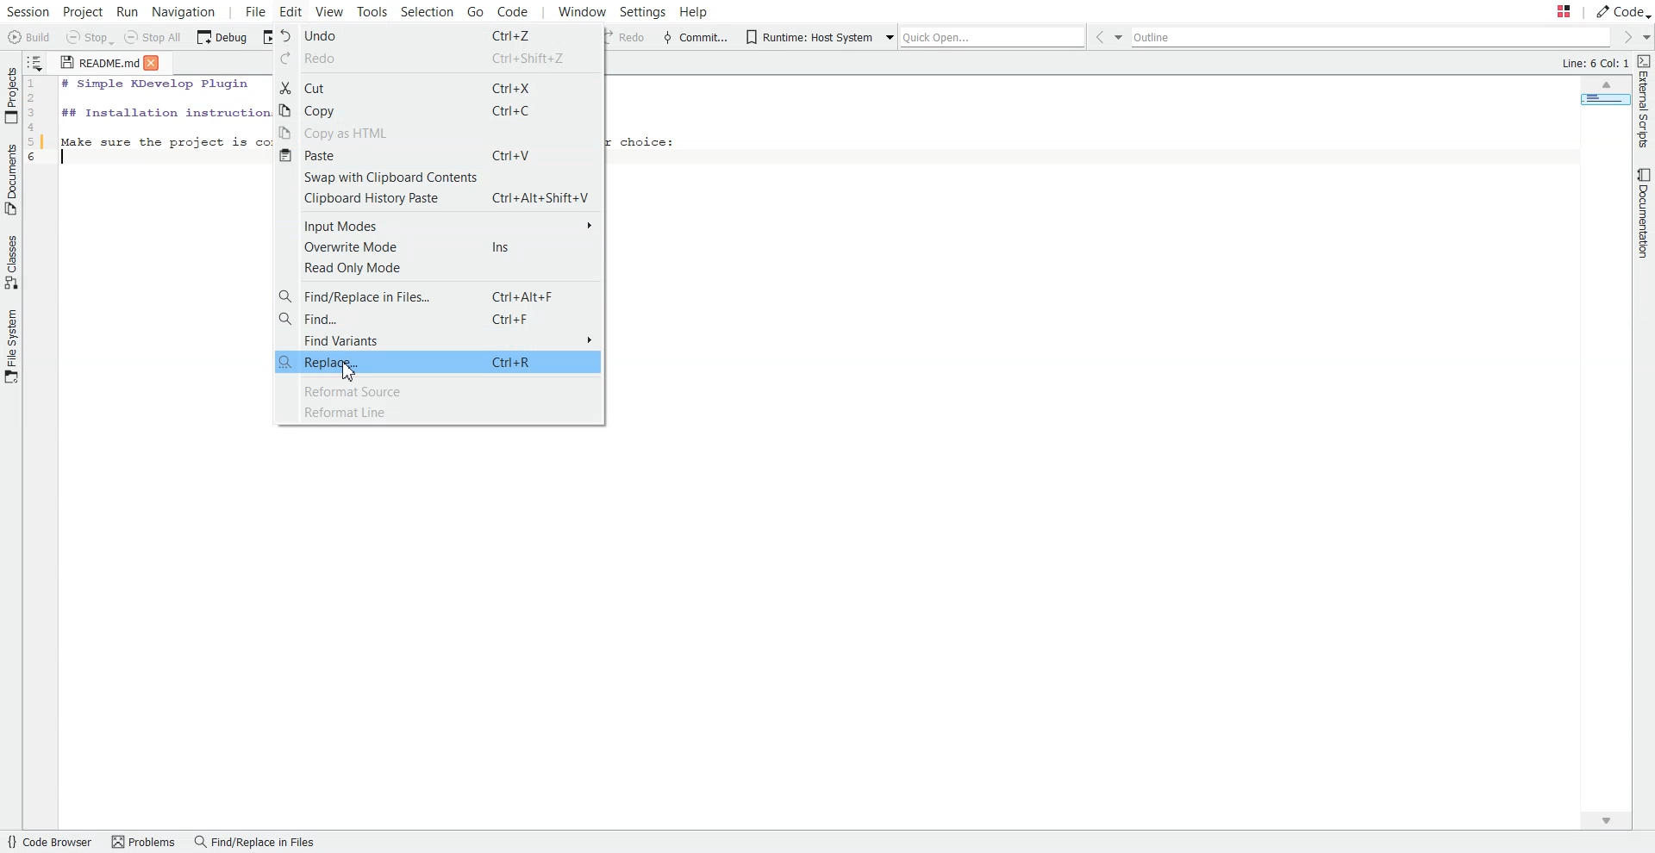 Image resolution: width=1655 pixels, height=853 pixels. Describe the element at coordinates (1374, 38) in the screenshot. I see `Outline` at that location.